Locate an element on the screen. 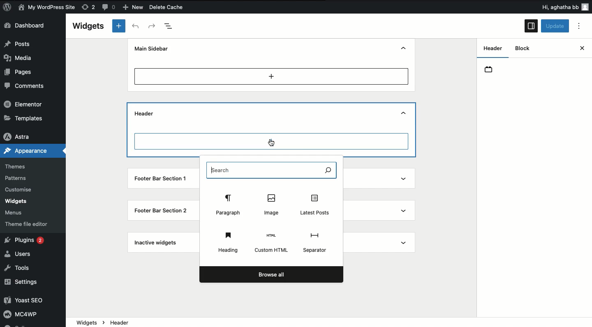 The width and height of the screenshot is (592, 327). Widget areas is located at coordinates (490, 51).